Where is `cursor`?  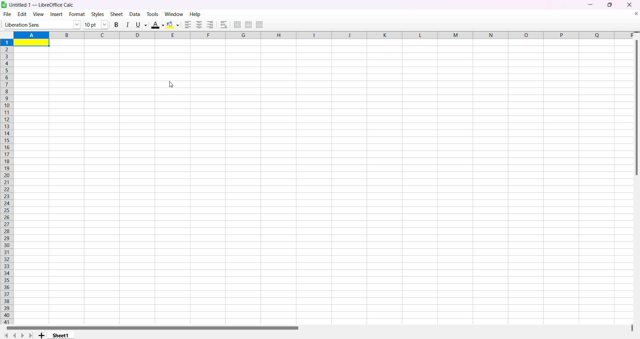
cursor is located at coordinates (173, 85).